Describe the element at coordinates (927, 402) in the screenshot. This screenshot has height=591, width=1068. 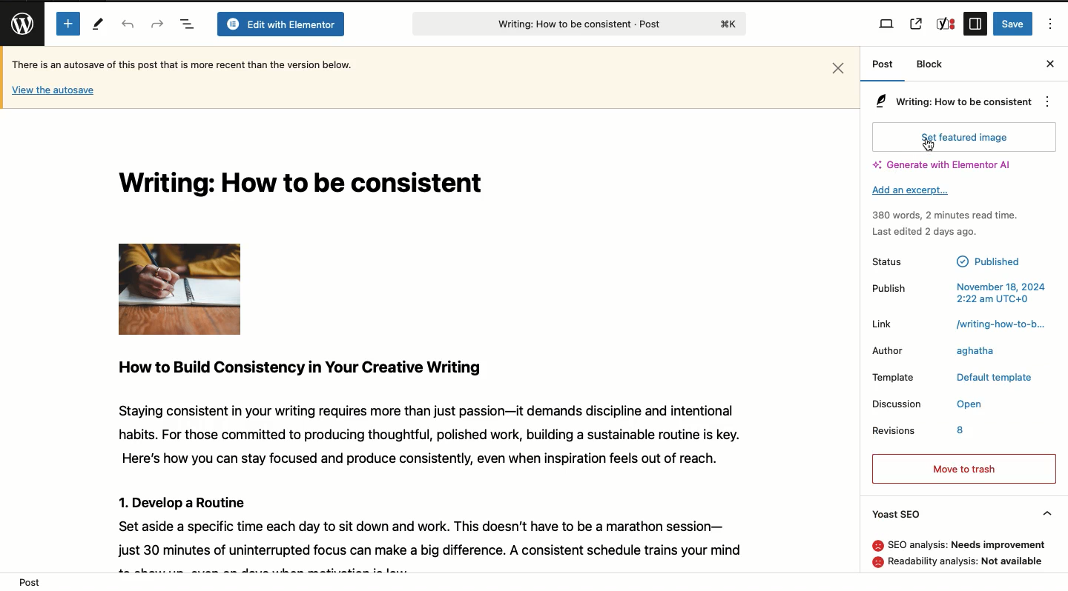
I see `Discussion Open` at that location.